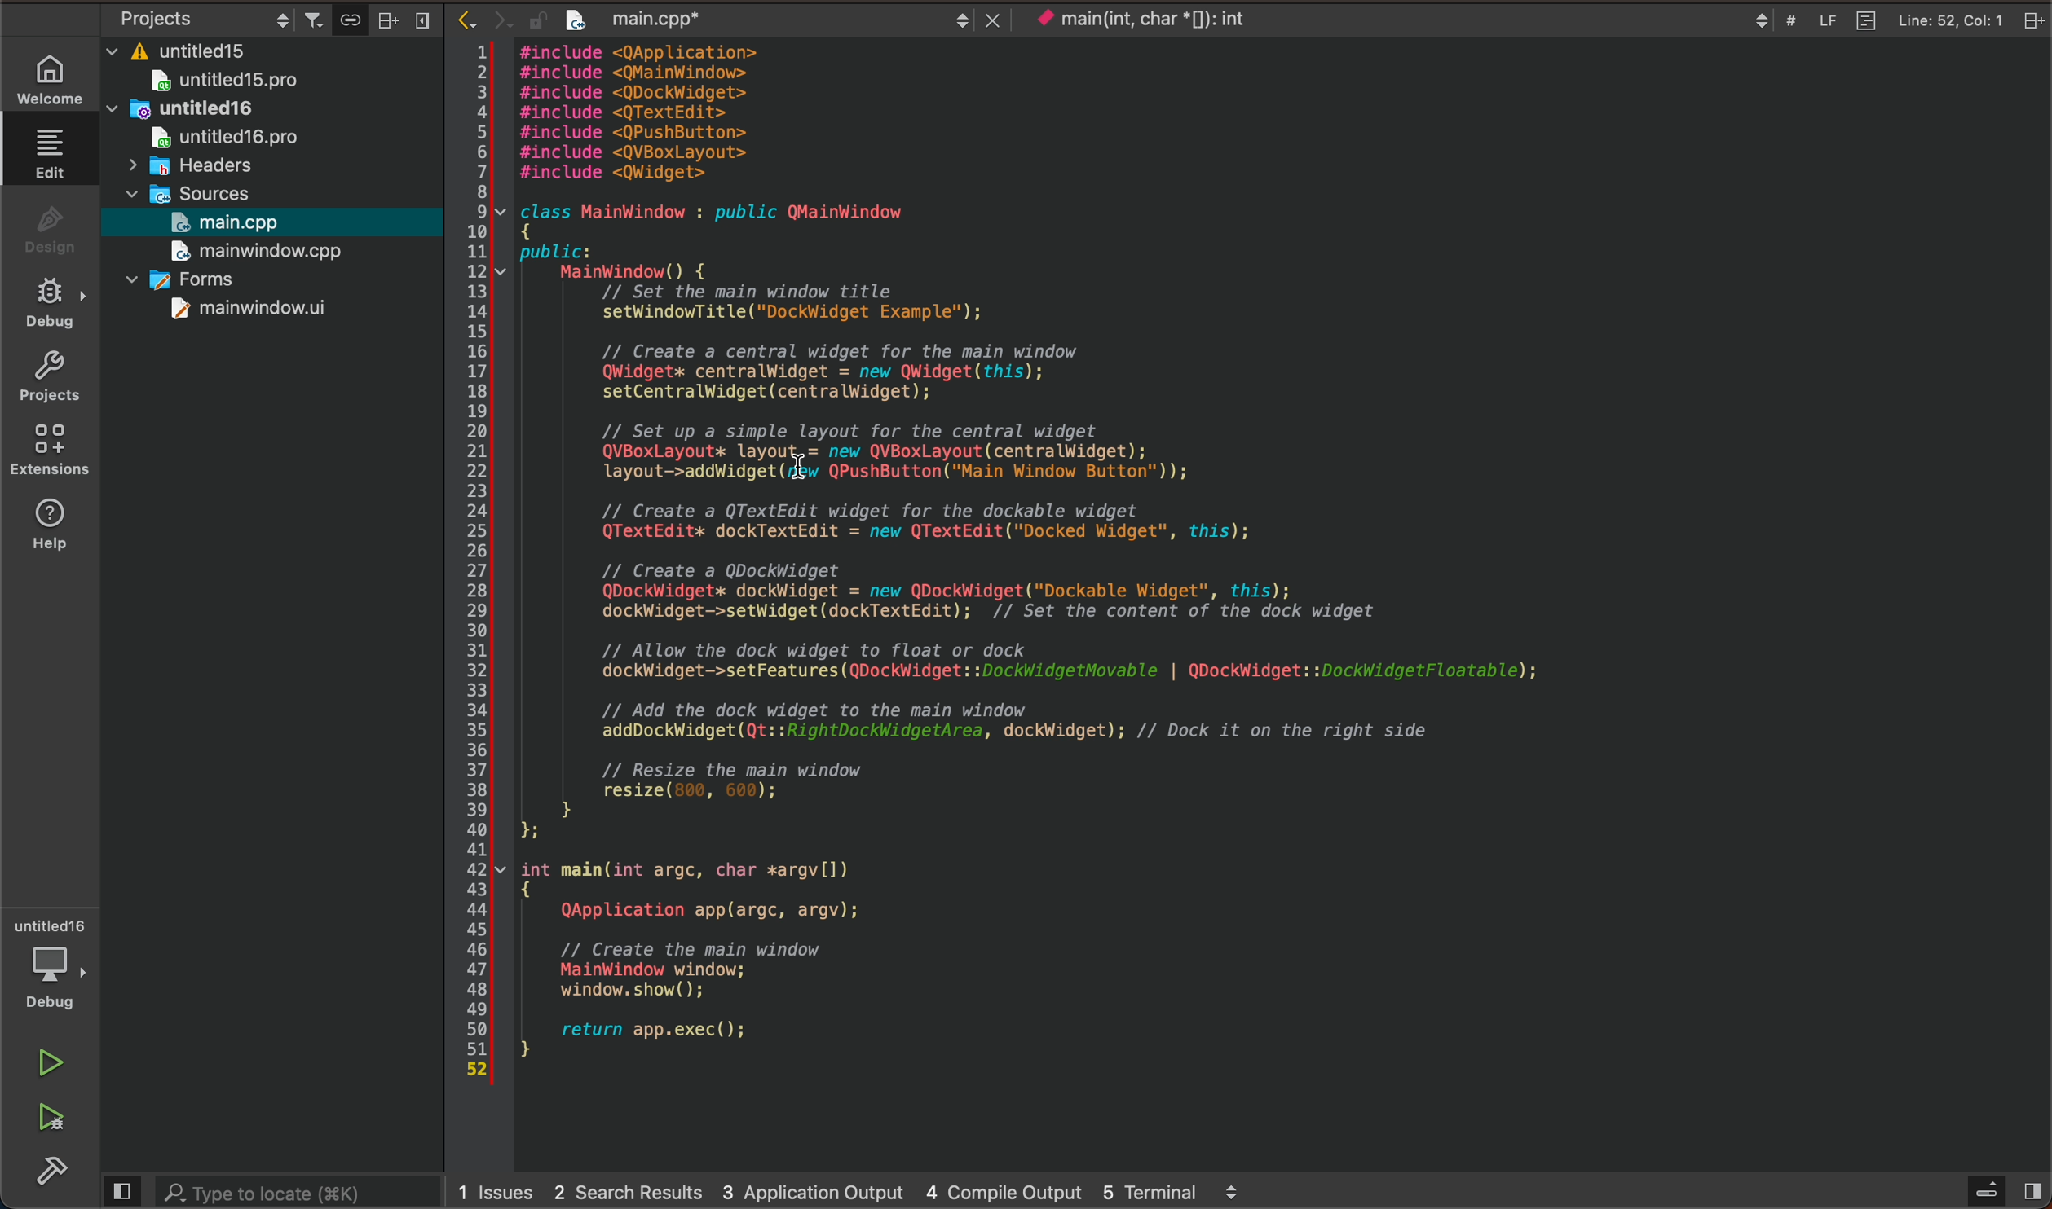 This screenshot has width=2052, height=1209. Describe the element at coordinates (236, 220) in the screenshot. I see `main.cpp` at that location.